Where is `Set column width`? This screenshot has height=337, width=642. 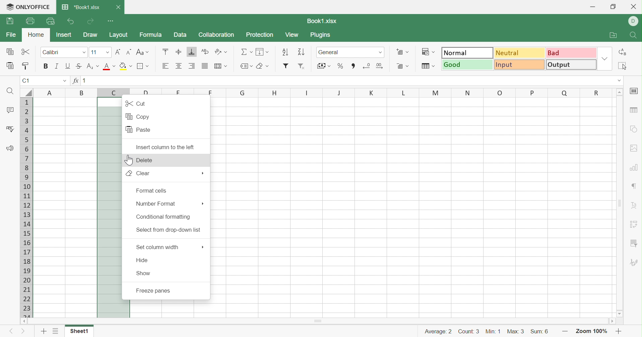
Set column width is located at coordinates (156, 246).